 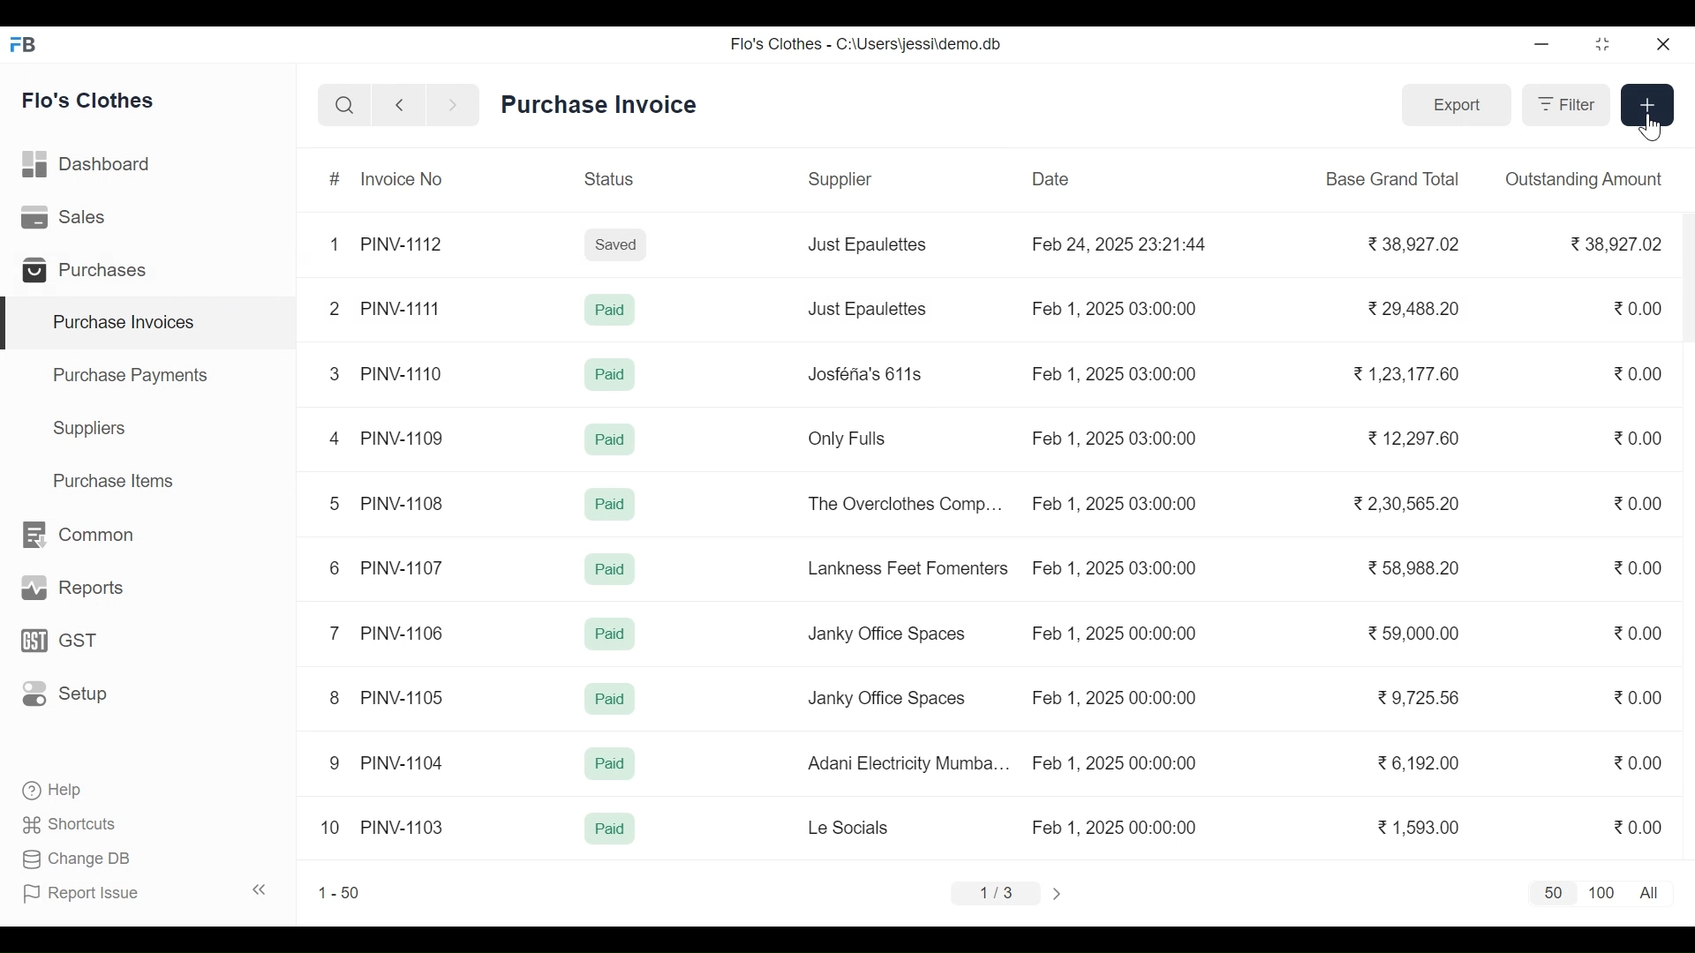 What do you see at coordinates (1617, 244) in the screenshot?
I see `38,927.02` at bounding box center [1617, 244].